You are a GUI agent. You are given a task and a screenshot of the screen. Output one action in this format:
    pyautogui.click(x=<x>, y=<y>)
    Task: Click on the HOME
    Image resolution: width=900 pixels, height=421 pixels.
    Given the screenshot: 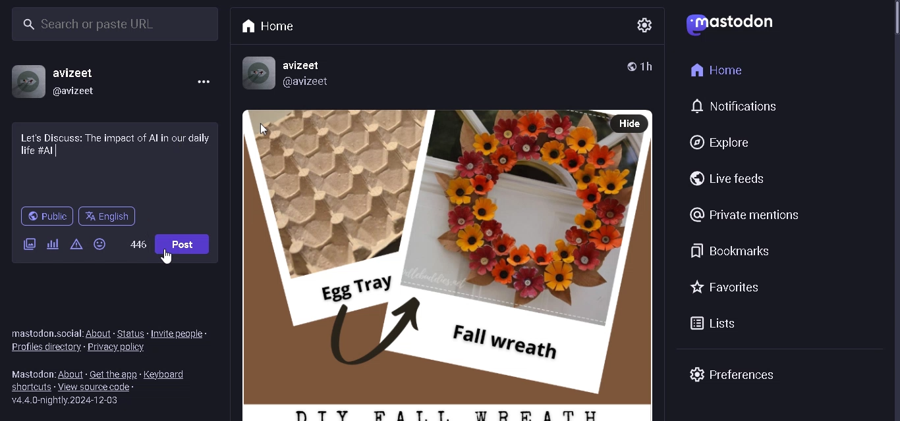 What is the action you would take?
    pyautogui.click(x=279, y=27)
    